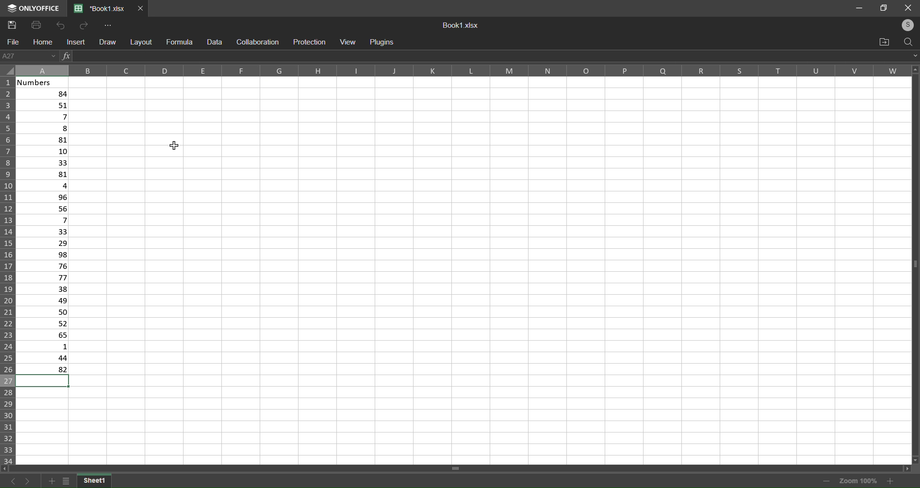  I want to click on move down, so click(914, 459).